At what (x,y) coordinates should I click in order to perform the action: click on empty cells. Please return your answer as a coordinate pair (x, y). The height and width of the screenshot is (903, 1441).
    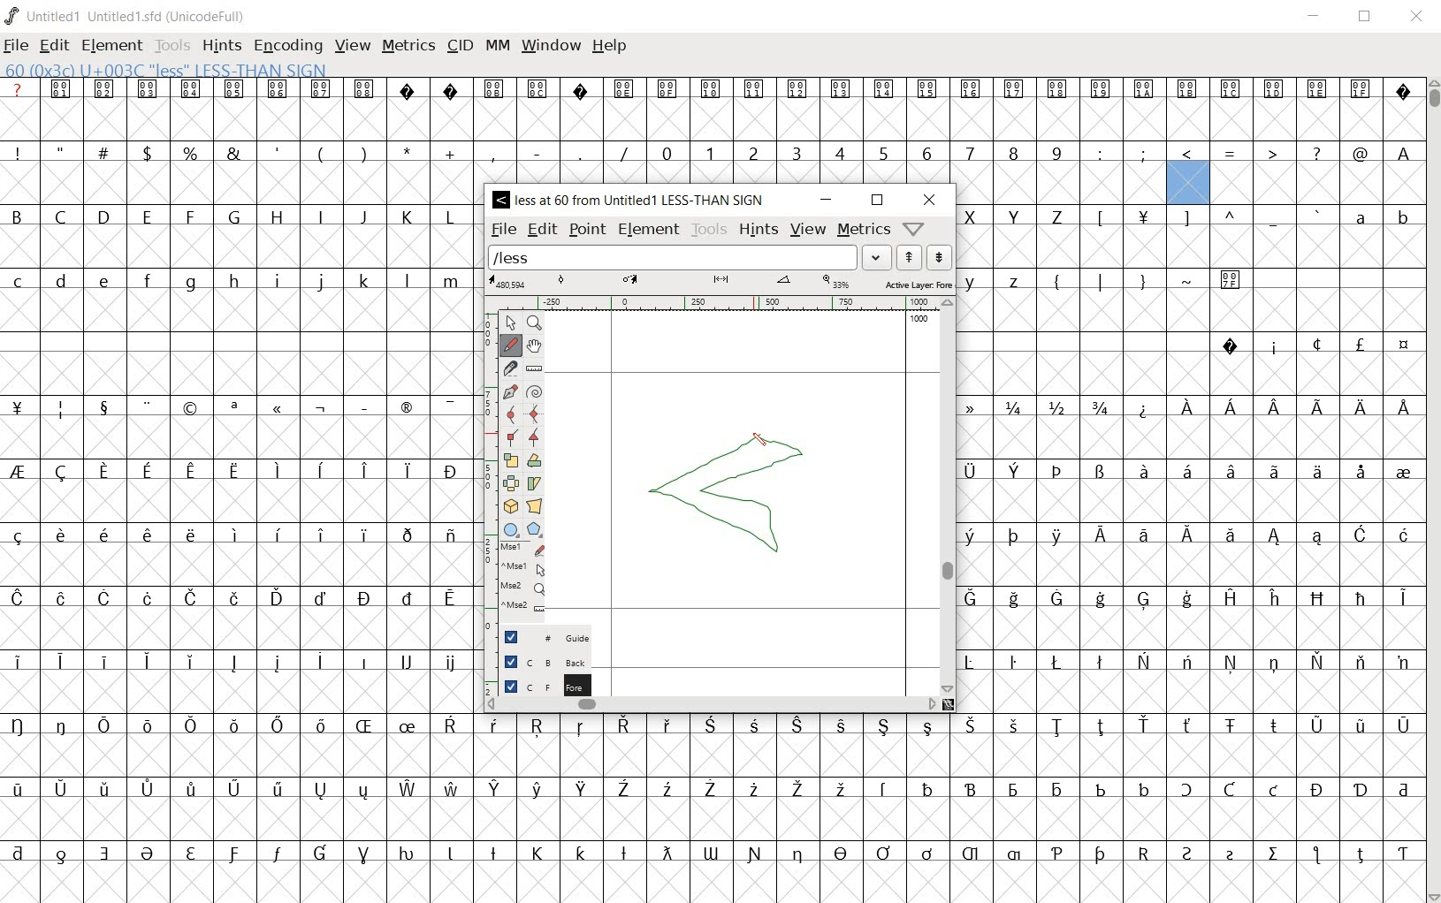
    Looking at the image, I should click on (711, 755).